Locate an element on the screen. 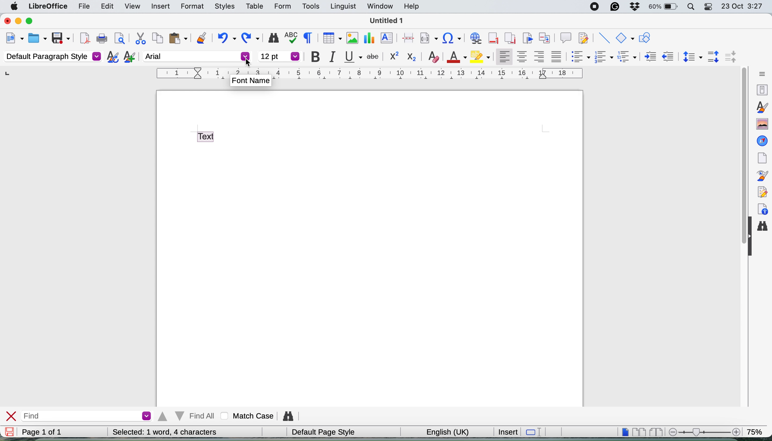  font size is located at coordinates (279, 56).